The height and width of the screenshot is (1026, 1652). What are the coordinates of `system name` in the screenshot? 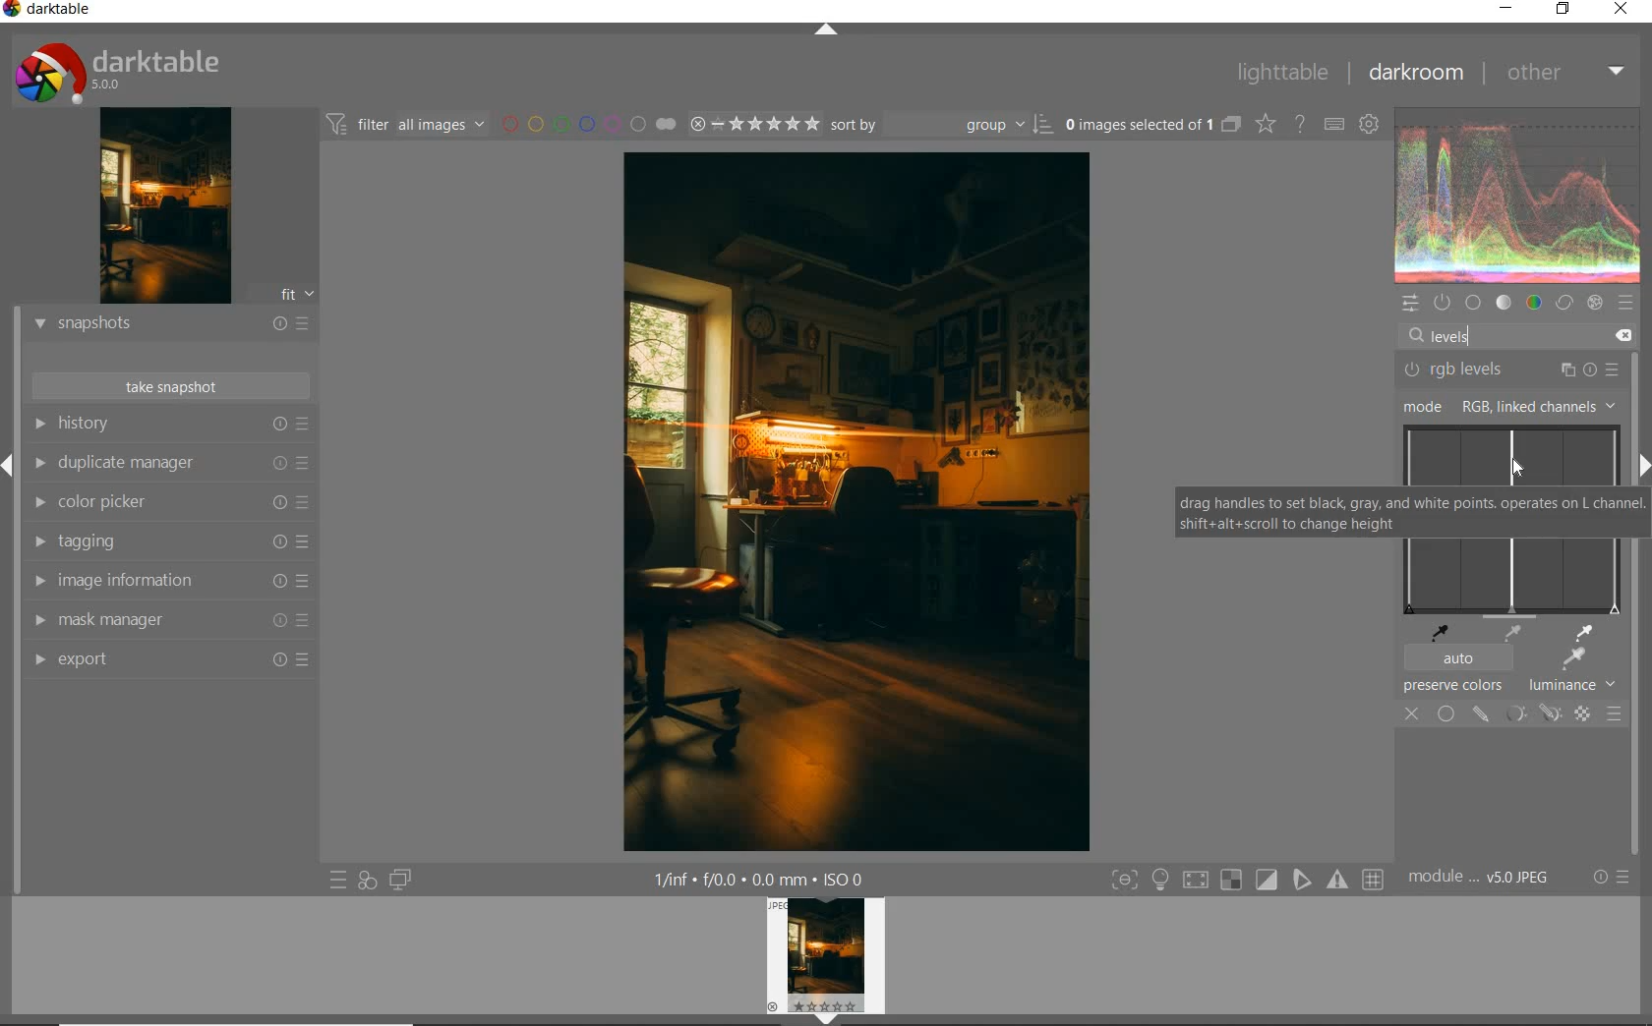 It's located at (51, 11).